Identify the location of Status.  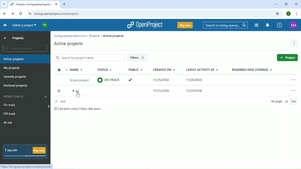
(106, 70).